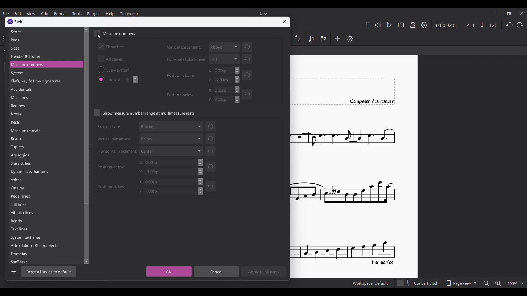  What do you see at coordinates (39, 64) in the screenshot?
I see `Measure` at bounding box center [39, 64].